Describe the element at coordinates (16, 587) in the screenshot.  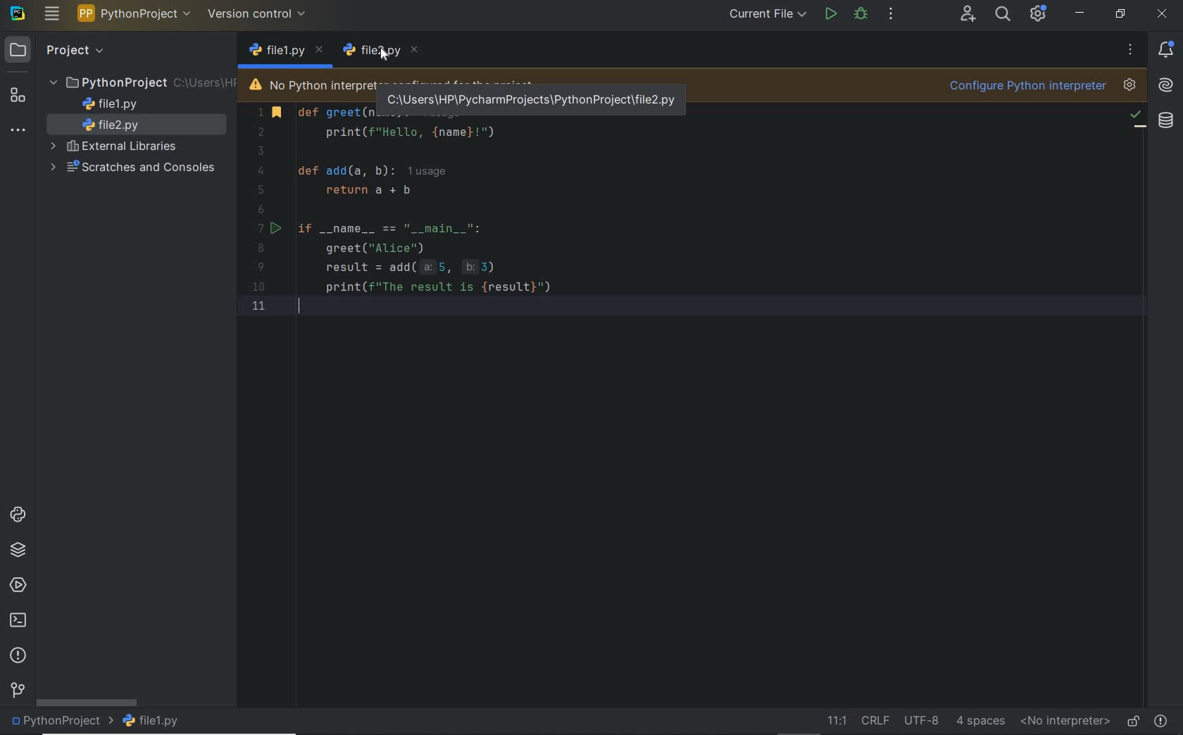
I see `services` at that location.